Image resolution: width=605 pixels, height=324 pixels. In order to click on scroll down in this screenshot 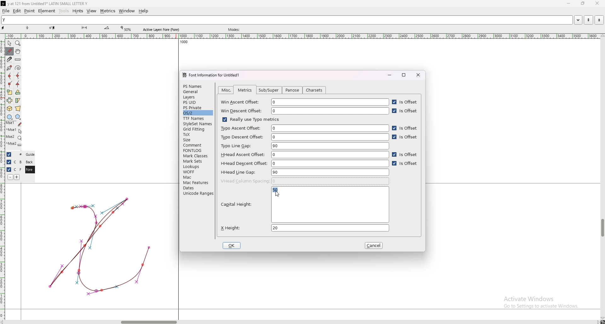, I will do `click(602, 318)`.